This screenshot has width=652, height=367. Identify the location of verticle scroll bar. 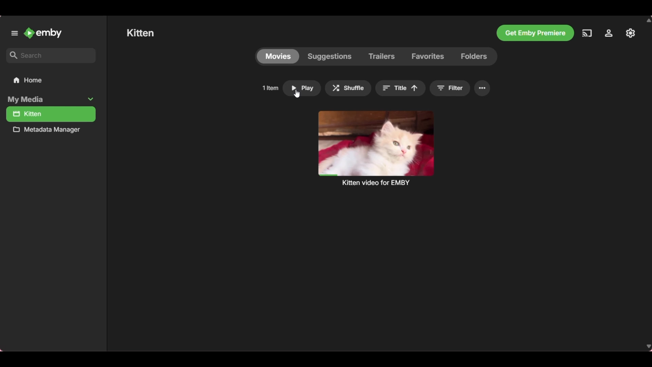
(648, 183).